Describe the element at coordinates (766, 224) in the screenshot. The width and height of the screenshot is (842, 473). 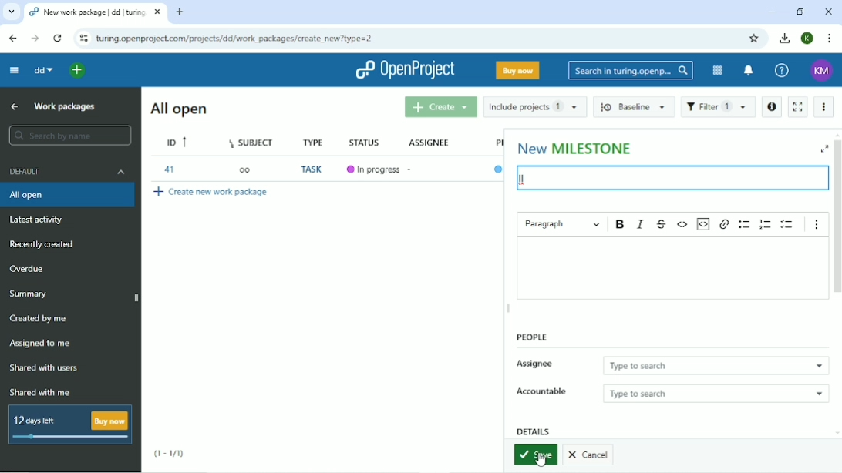
I see `Numbered list` at that location.